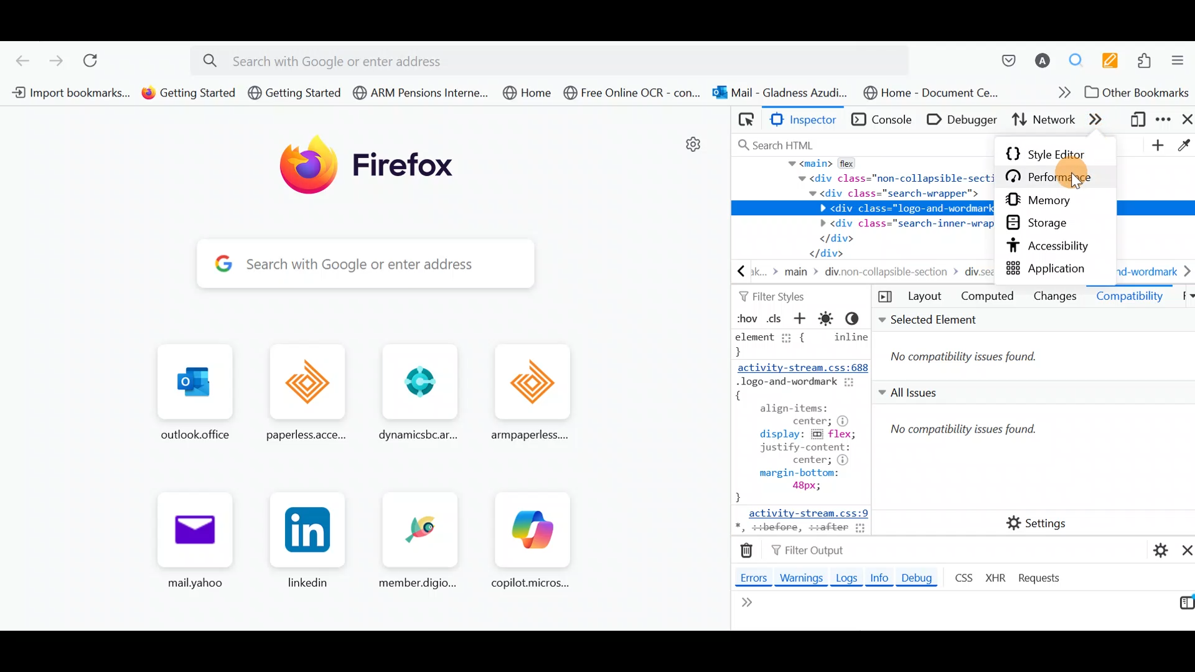 The image size is (1195, 672). What do you see at coordinates (1062, 177) in the screenshot?
I see `Performance` at bounding box center [1062, 177].